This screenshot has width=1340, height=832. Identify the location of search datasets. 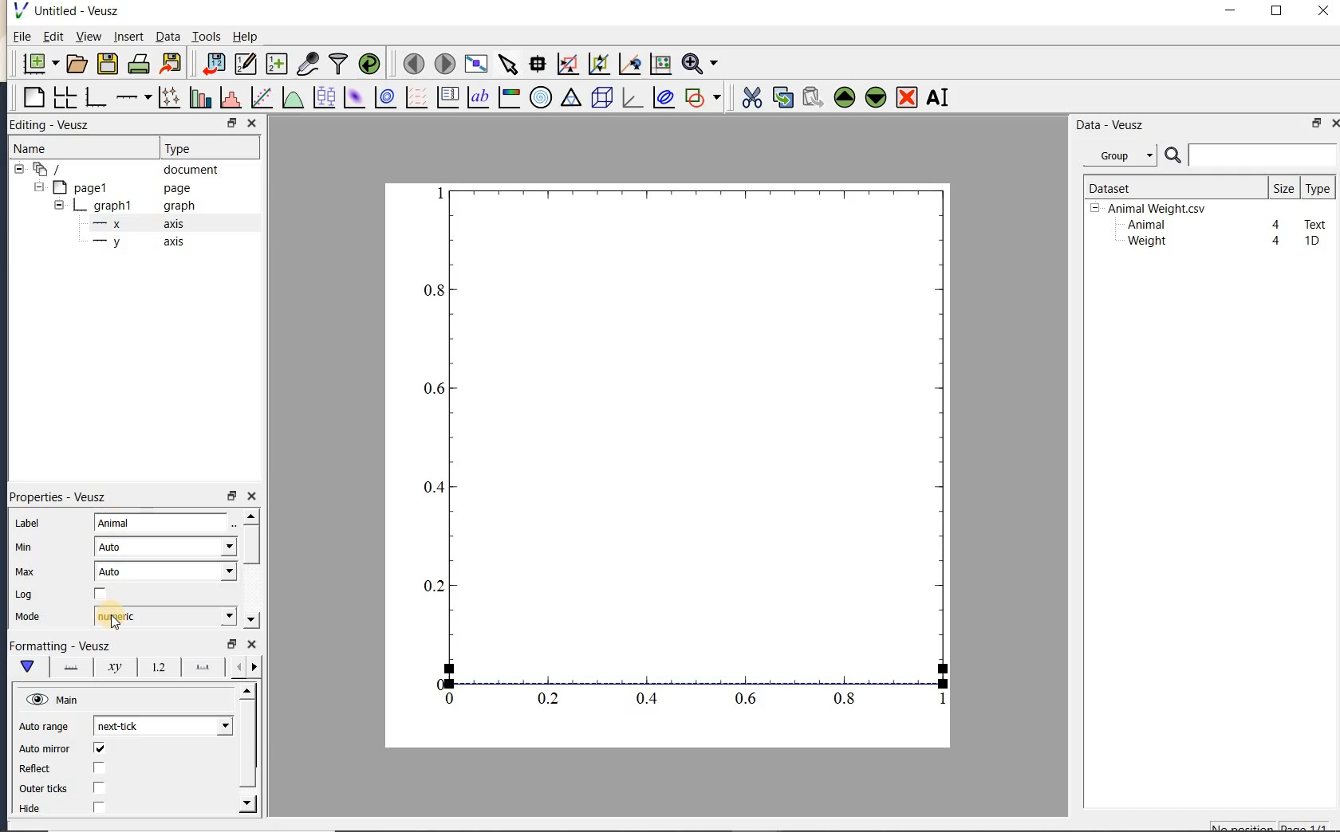
(1251, 155).